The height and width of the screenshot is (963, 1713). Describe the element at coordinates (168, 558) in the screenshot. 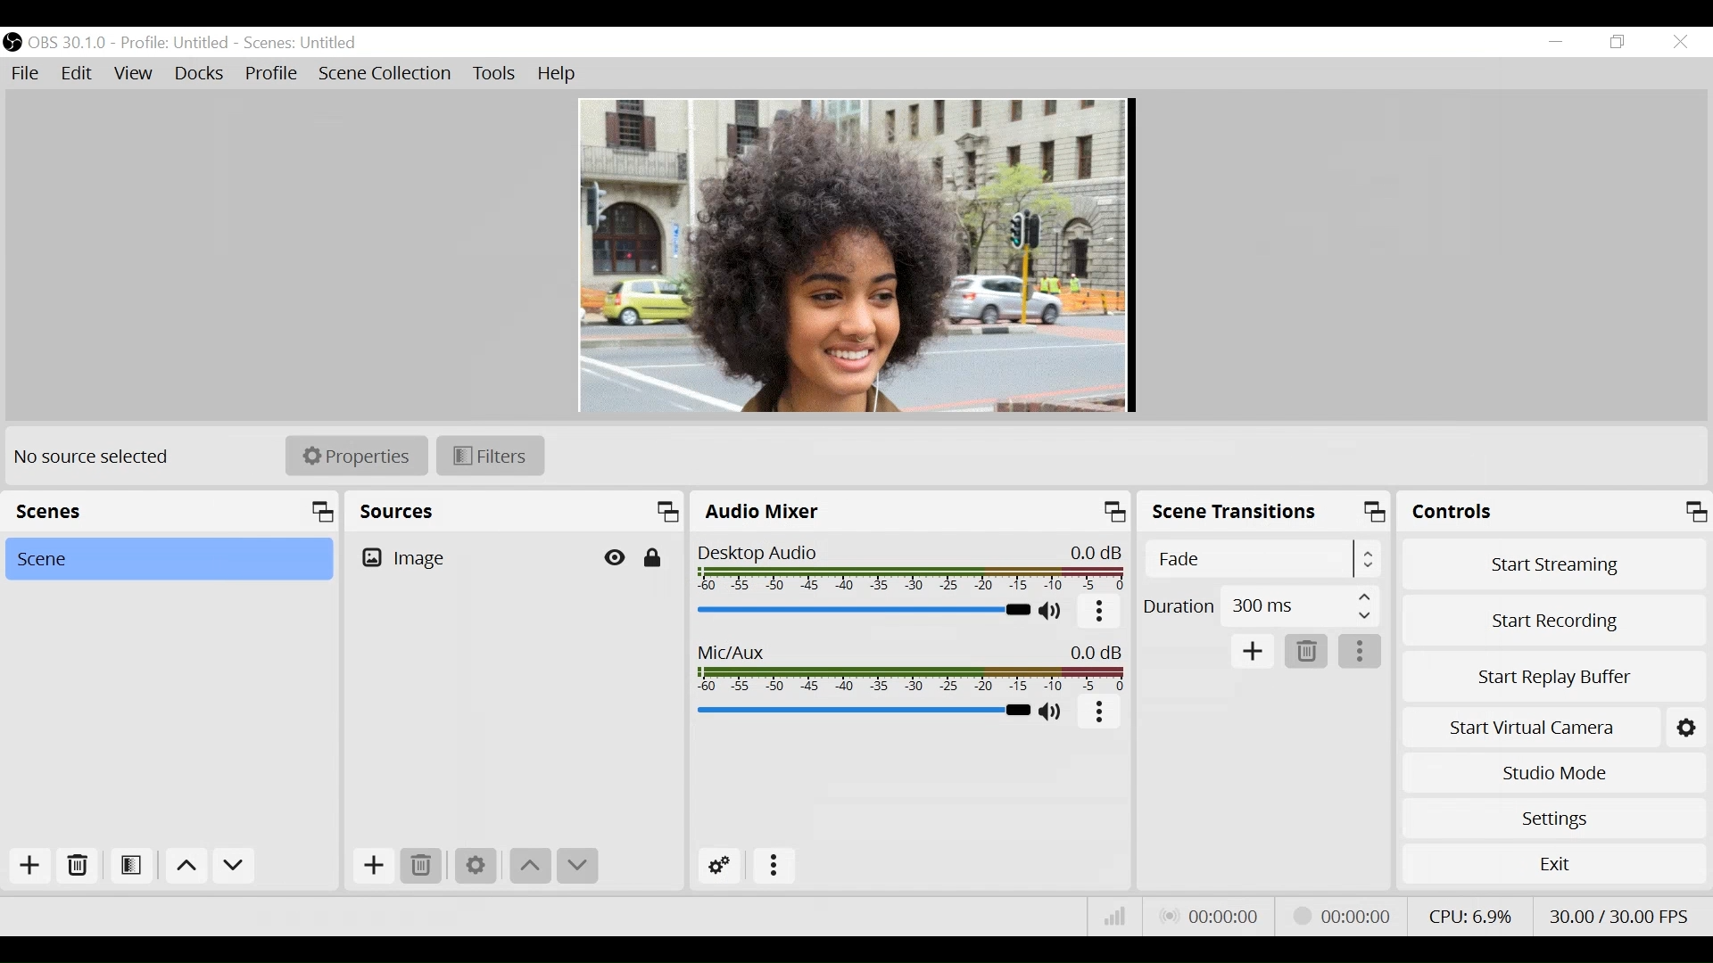

I see `Scene ` at that location.